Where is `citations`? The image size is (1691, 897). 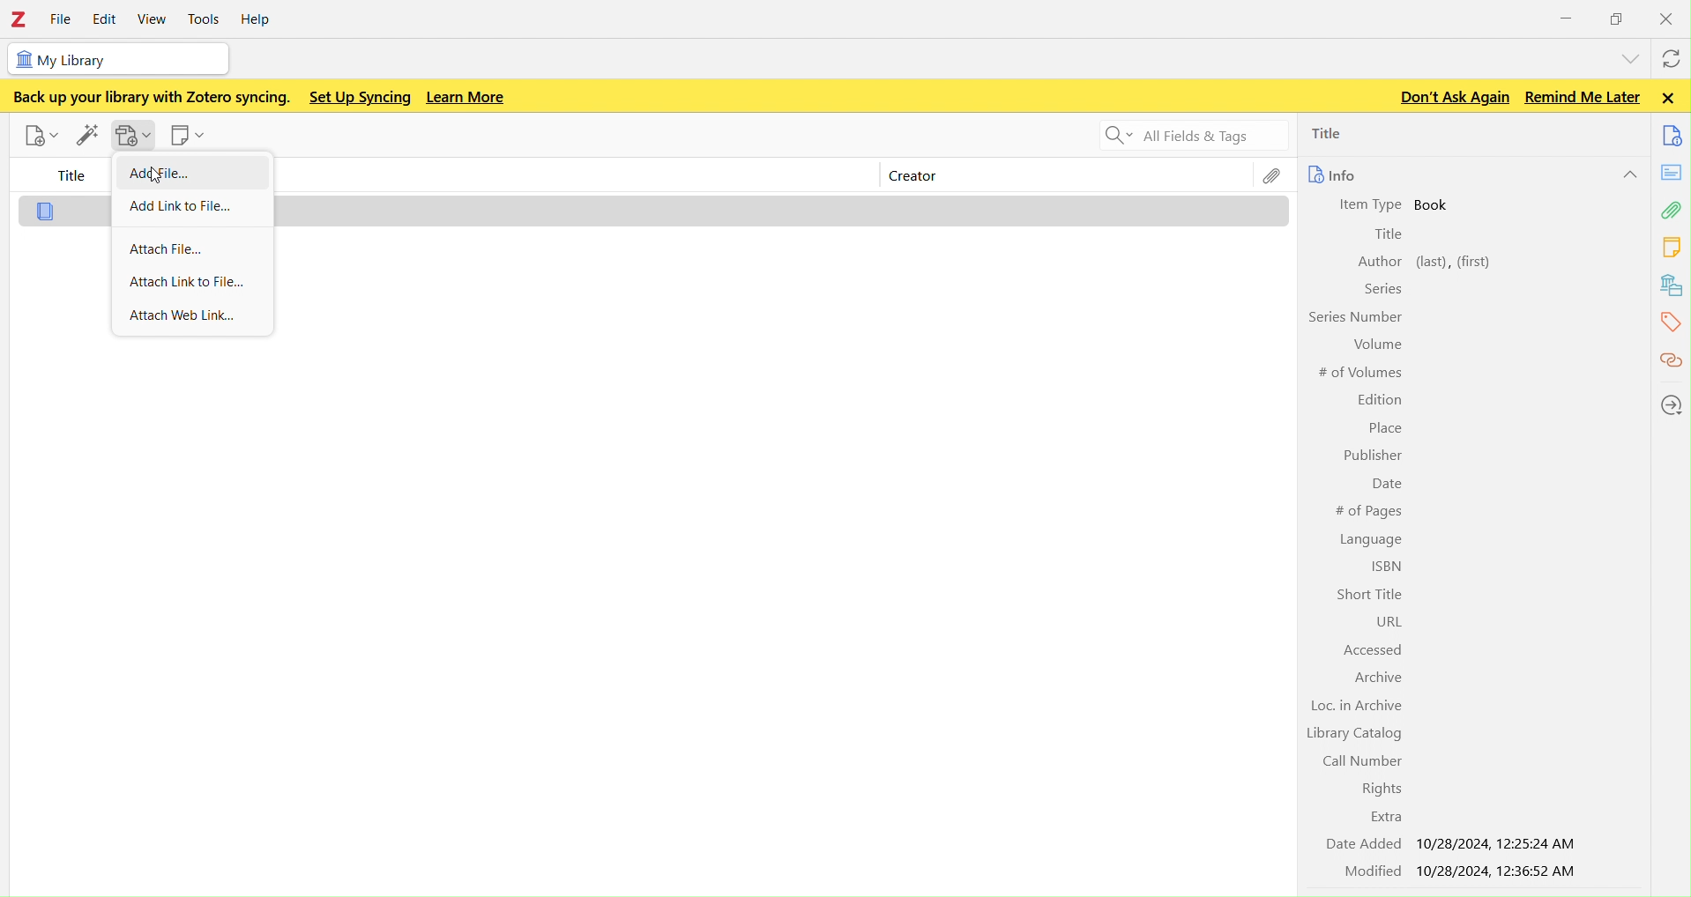 citations is located at coordinates (1672, 361).